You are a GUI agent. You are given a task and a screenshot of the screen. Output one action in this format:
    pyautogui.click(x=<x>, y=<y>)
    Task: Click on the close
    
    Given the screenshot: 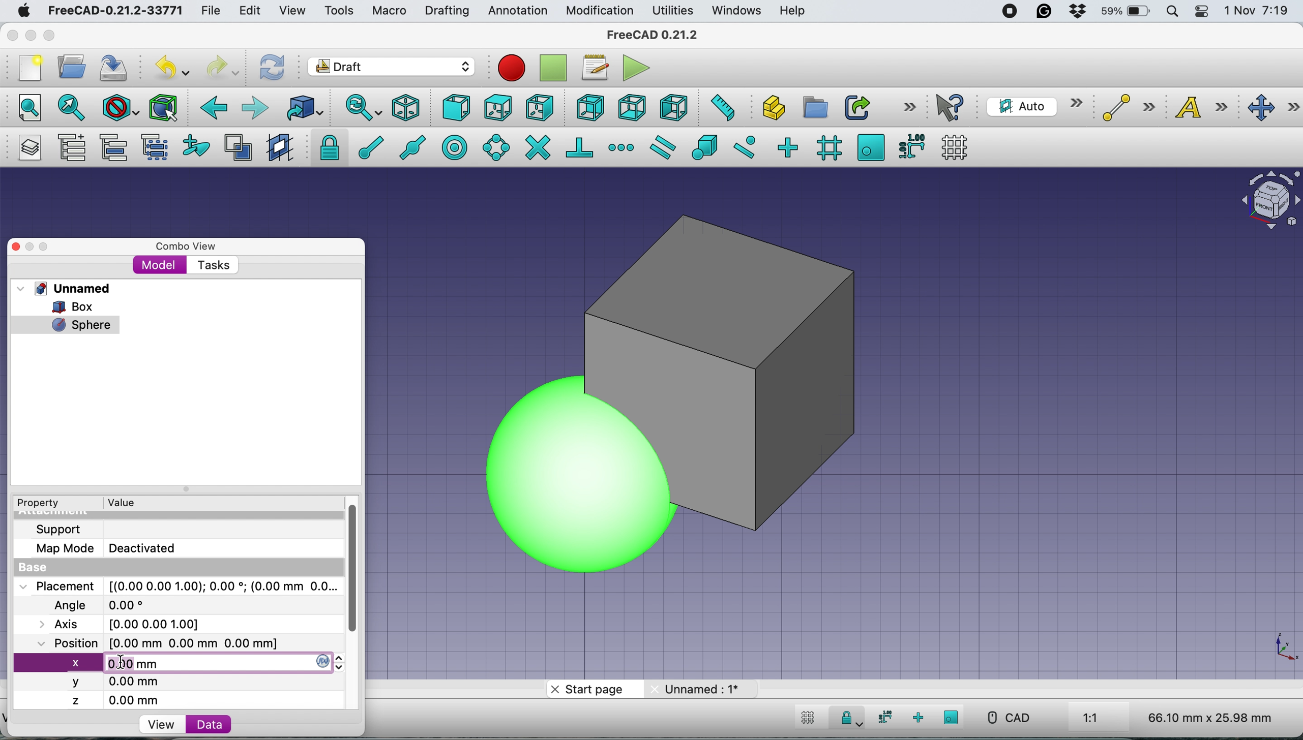 What is the action you would take?
    pyautogui.click(x=13, y=33)
    